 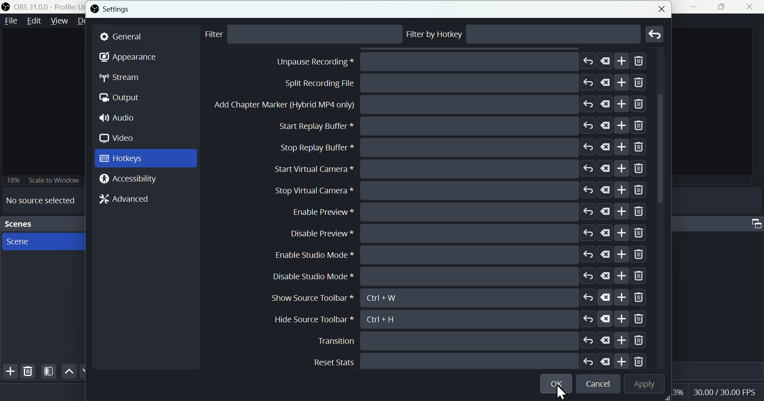 What do you see at coordinates (655, 34) in the screenshot?
I see `Go back` at bounding box center [655, 34].